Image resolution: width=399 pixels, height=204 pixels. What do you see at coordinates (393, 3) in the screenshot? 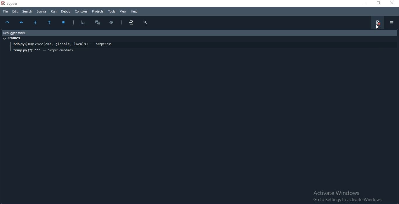
I see `close` at bounding box center [393, 3].